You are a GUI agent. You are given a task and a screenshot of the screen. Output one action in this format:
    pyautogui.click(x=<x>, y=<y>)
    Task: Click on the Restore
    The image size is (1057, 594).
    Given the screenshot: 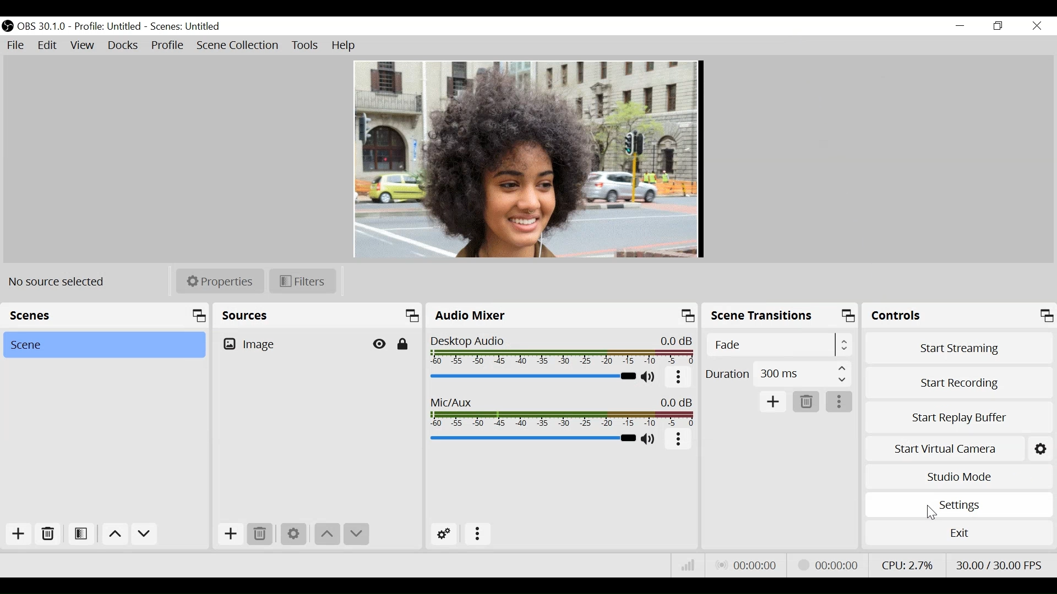 What is the action you would take?
    pyautogui.click(x=999, y=26)
    